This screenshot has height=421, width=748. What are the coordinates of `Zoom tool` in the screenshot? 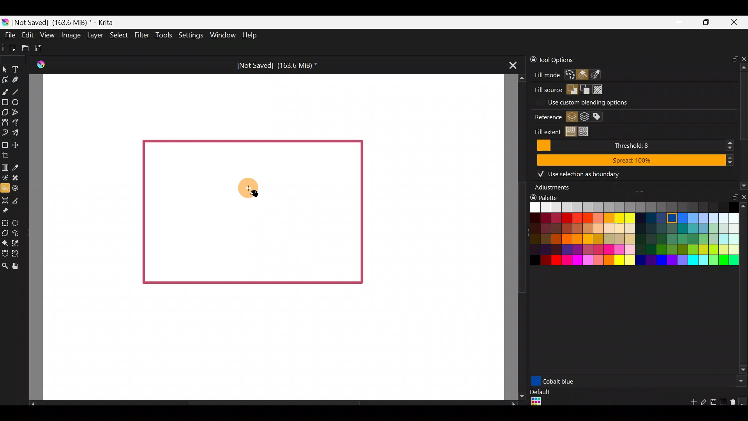 It's located at (5, 265).